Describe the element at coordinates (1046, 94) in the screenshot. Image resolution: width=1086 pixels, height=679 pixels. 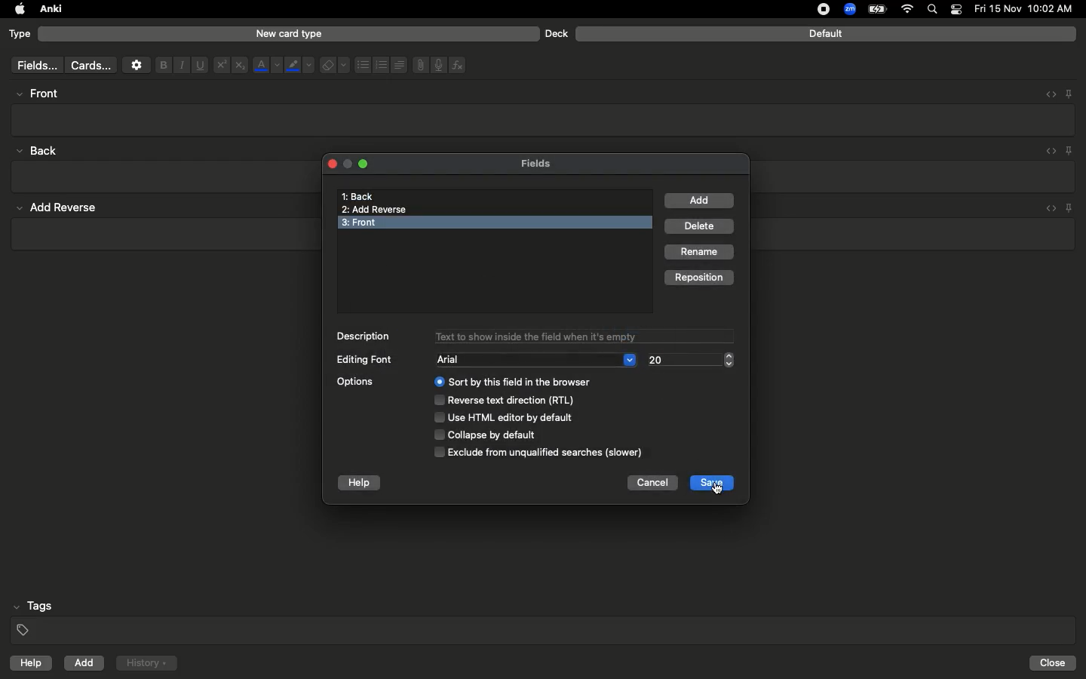
I see `Embed` at that location.